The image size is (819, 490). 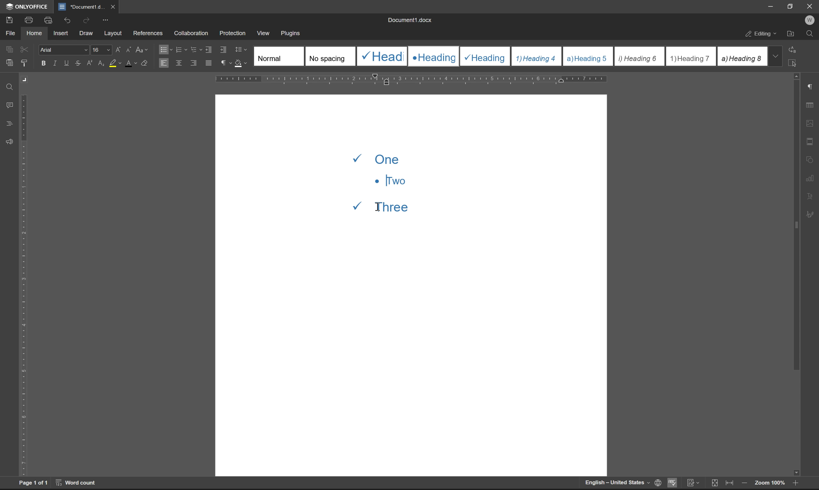 I want to click on customize quick access toolbar, so click(x=105, y=20).